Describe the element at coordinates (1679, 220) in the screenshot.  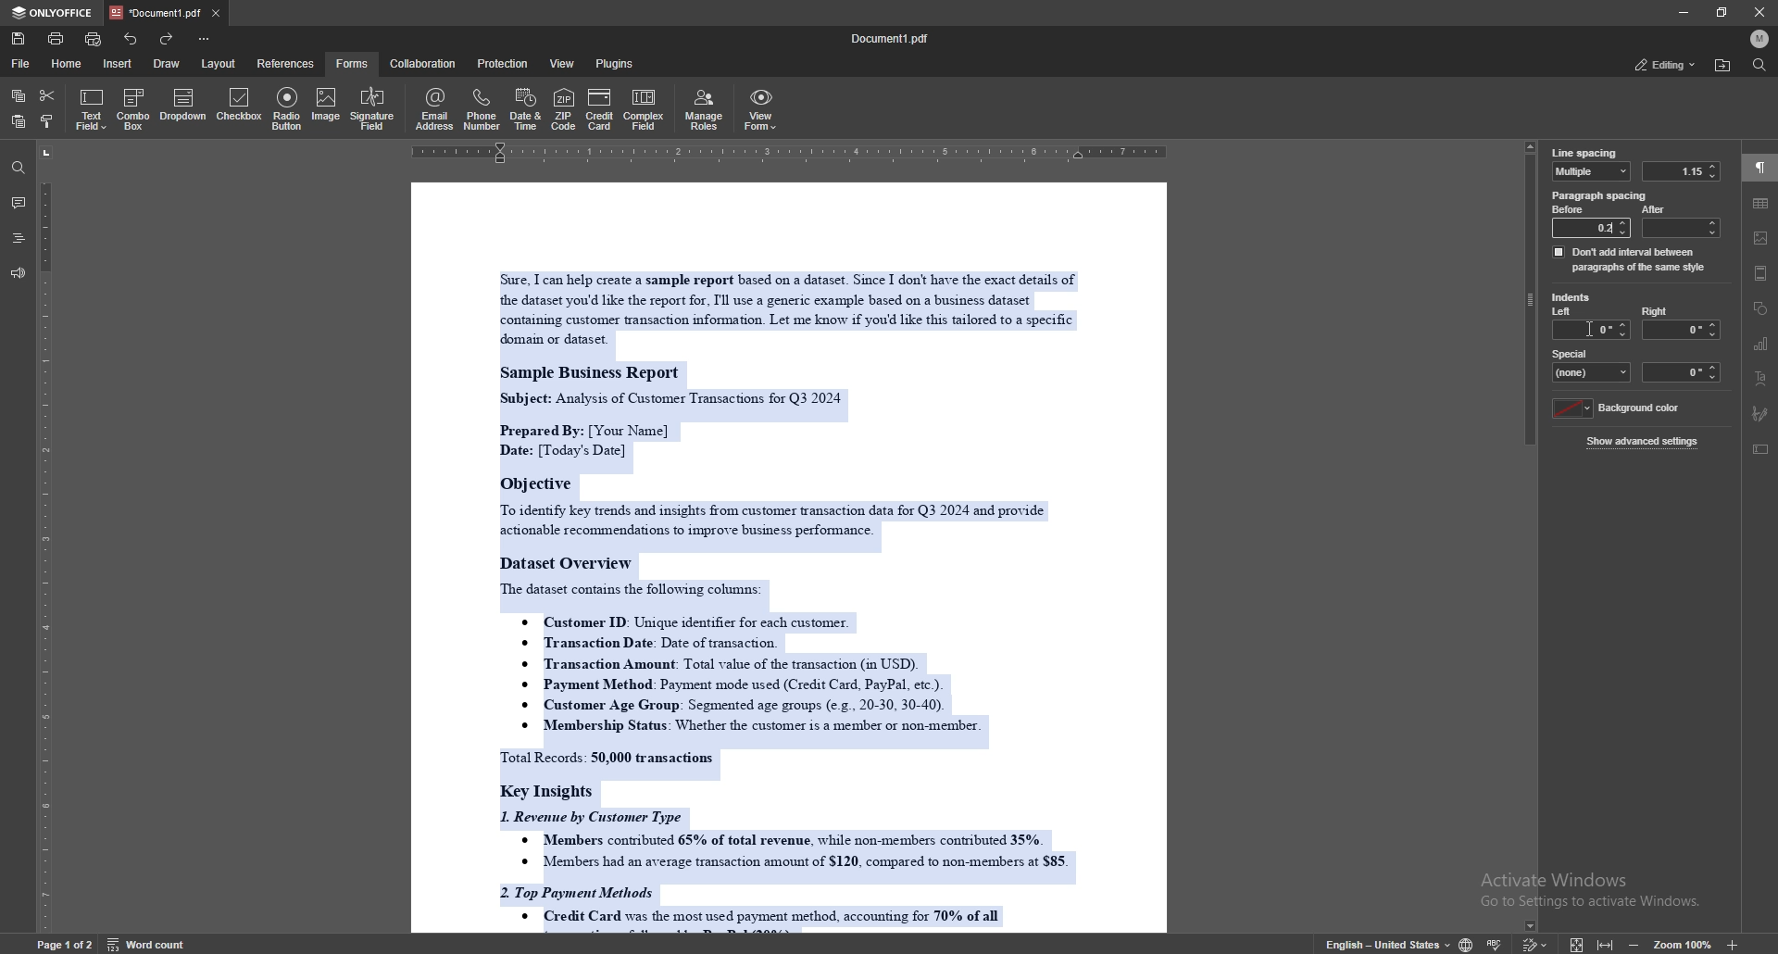
I see `after` at that location.